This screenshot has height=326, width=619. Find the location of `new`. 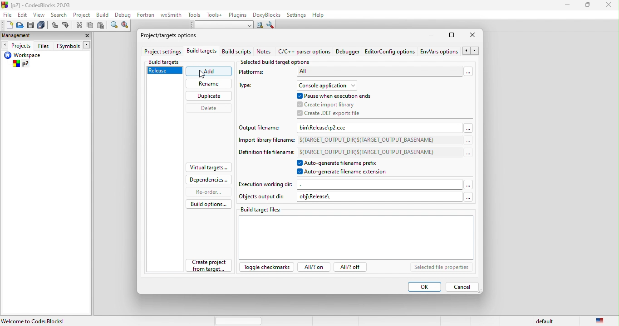

new is located at coordinates (7, 25).